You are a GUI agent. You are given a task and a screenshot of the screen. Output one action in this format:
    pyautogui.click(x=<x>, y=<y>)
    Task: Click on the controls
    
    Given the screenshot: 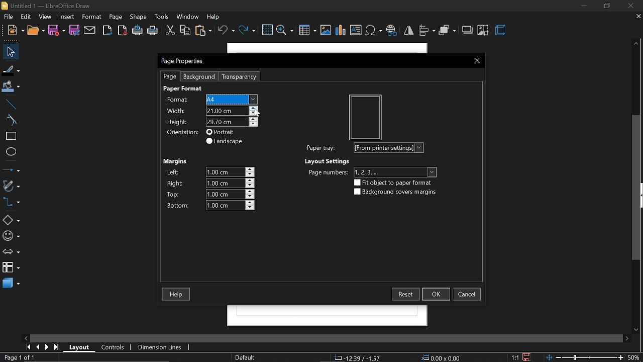 What is the action you would take?
    pyautogui.click(x=113, y=346)
    